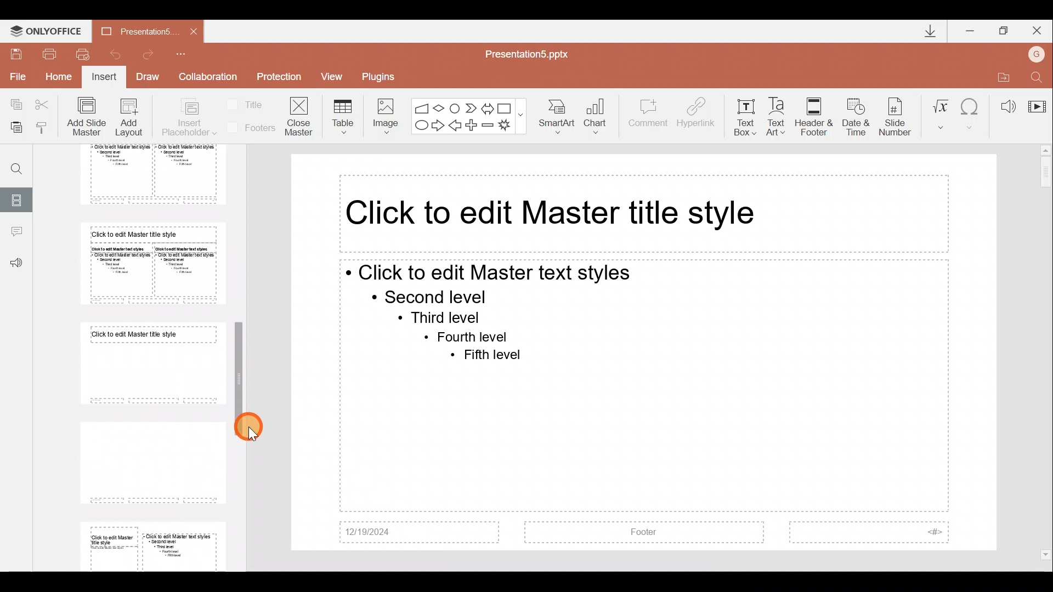 The height and width of the screenshot is (592, 1053). Describe the element at coordinates (131, 31) in the screenshot. I see `Document name` at that location.